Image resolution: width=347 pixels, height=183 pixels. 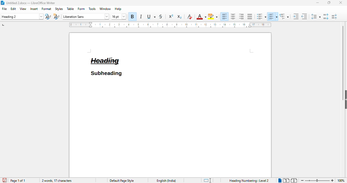 What do you see at coordinates (341, 180) in the screenshot?
I see `zoom factor` at bounding box center [341, 180].